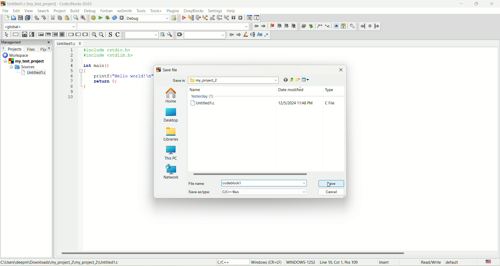 The image size is (500, 266). What do you see at coordinates (141, 11) in the screenshot?
I see `tools` at bounding box center [141, 11].